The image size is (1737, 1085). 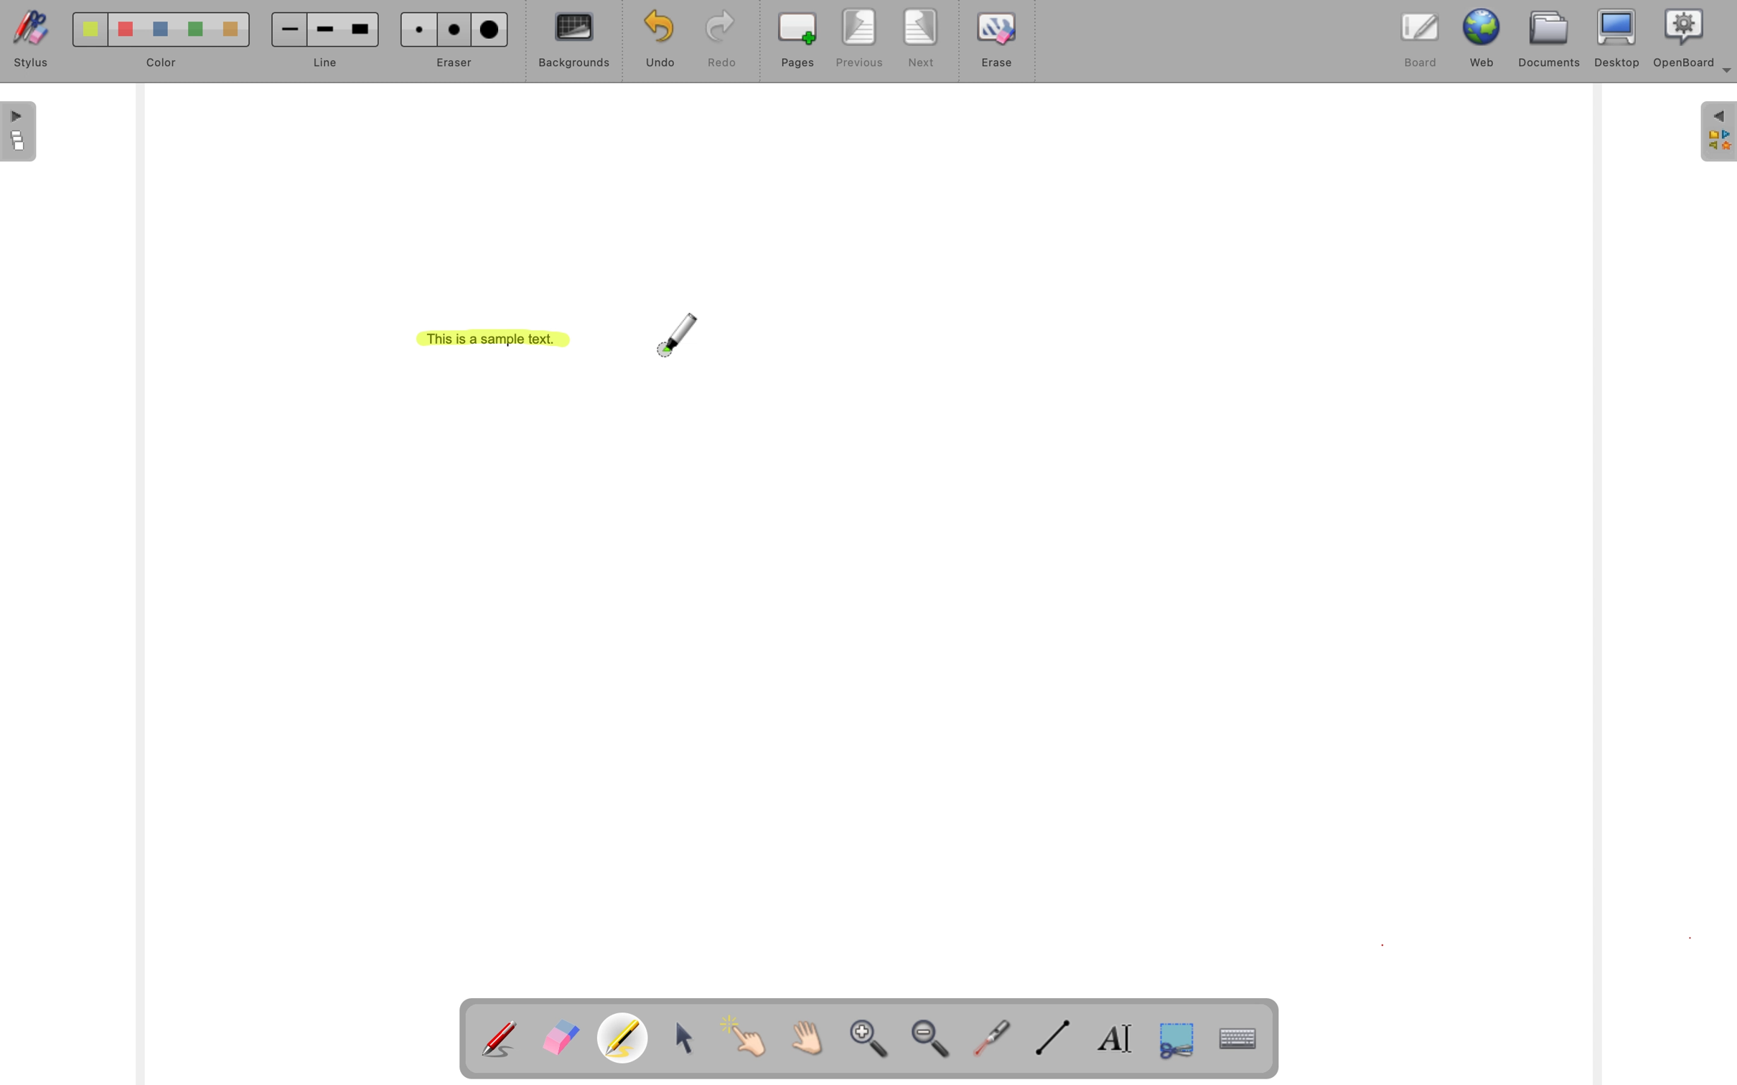 I want to click on board, so click(x=1420, y=40).